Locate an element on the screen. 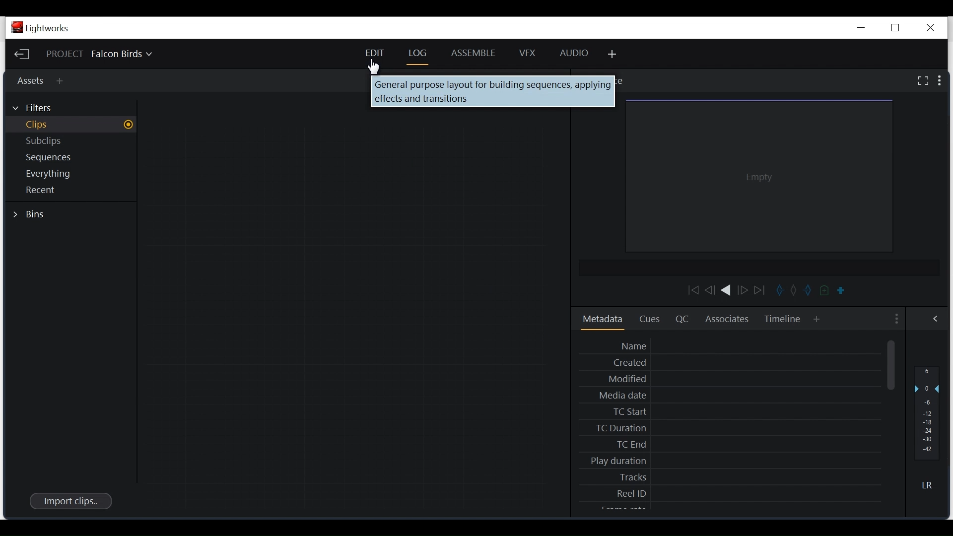 The height and width of the screenshot is (536, 953). Media Viewer is located at coordinates (760, 177).